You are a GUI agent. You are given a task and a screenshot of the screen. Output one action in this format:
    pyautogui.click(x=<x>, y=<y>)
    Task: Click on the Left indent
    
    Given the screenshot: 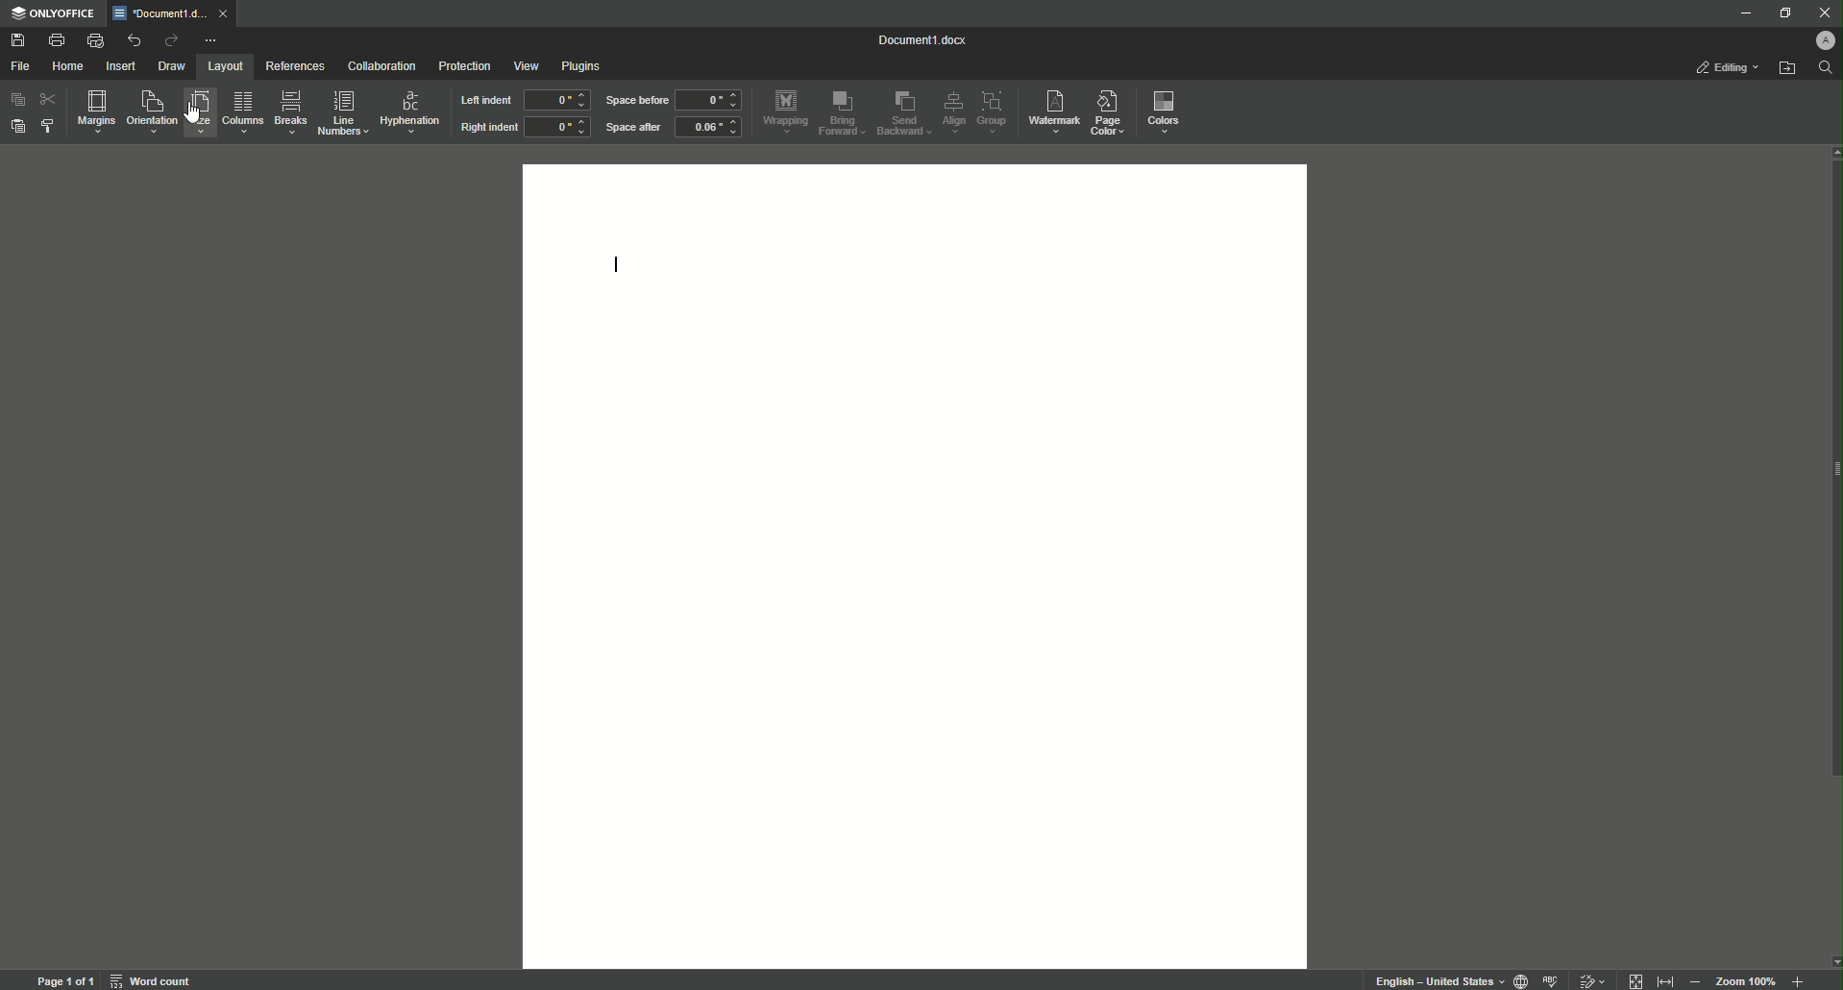 What is the action you would take?
    pyautogui.click(x=484, y=101)
    